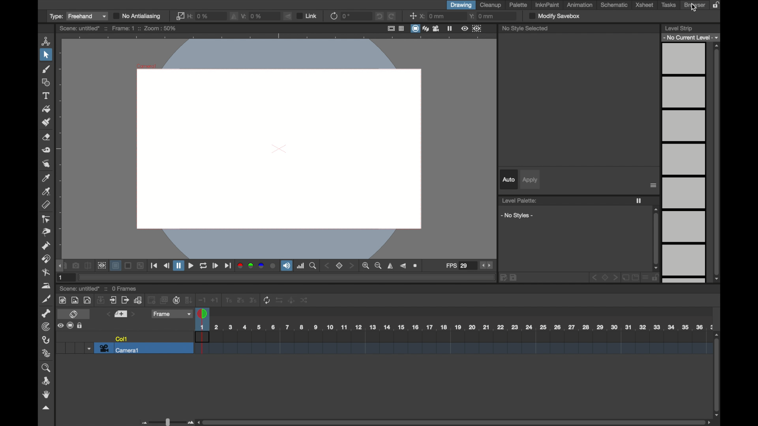 Image resolution: width=758 pixels, height=426 pixels. I want to click on animate tool, so click(46, 41).